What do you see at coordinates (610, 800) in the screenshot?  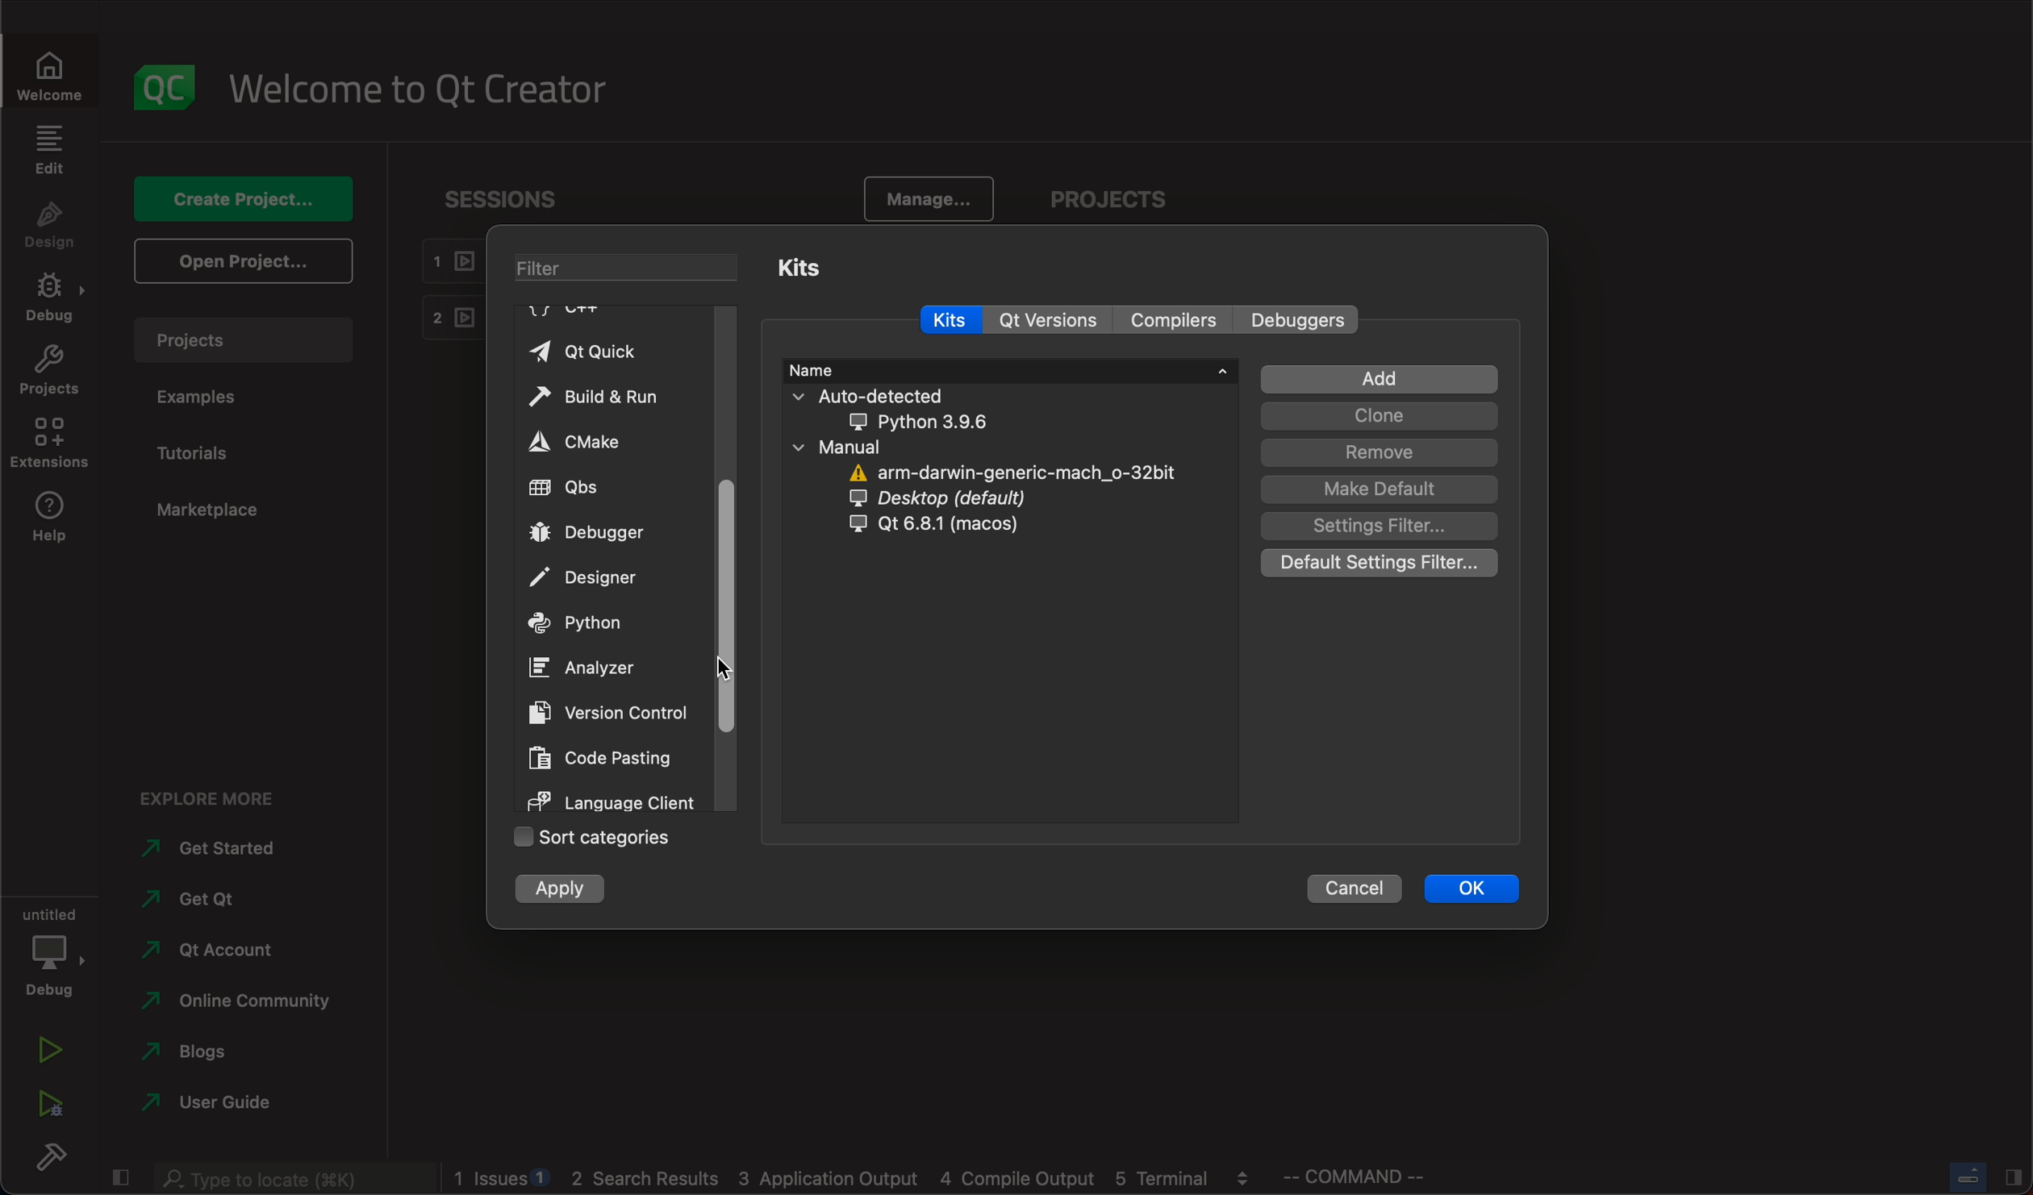 I see `language` at bounding box center [610, 800].